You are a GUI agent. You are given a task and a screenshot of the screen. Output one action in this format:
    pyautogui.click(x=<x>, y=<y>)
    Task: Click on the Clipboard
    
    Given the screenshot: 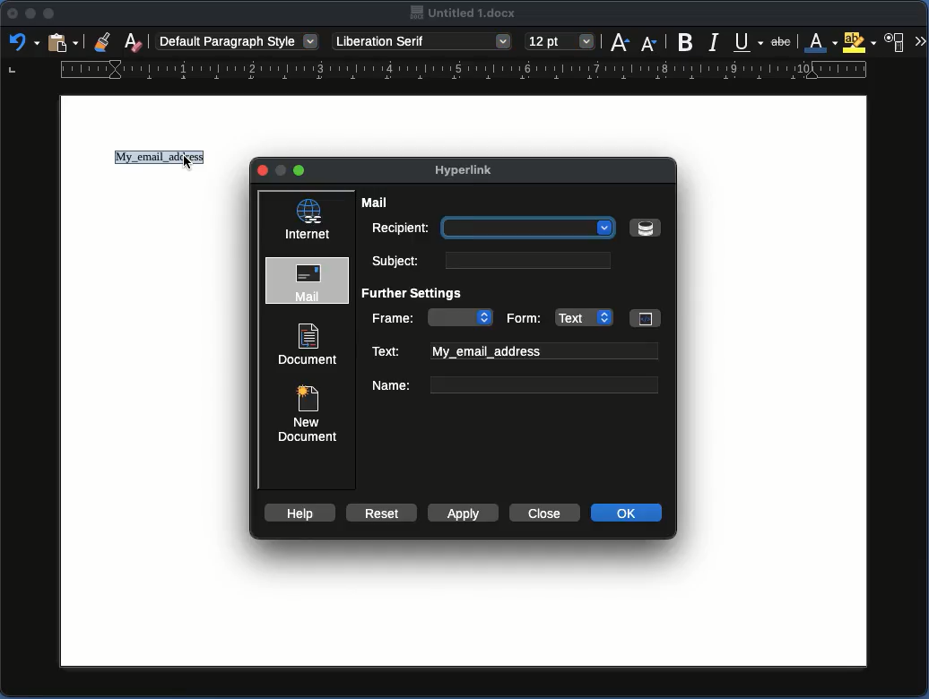 What is the action you would take?
    pyautogui.click(x=62, y=44)
    